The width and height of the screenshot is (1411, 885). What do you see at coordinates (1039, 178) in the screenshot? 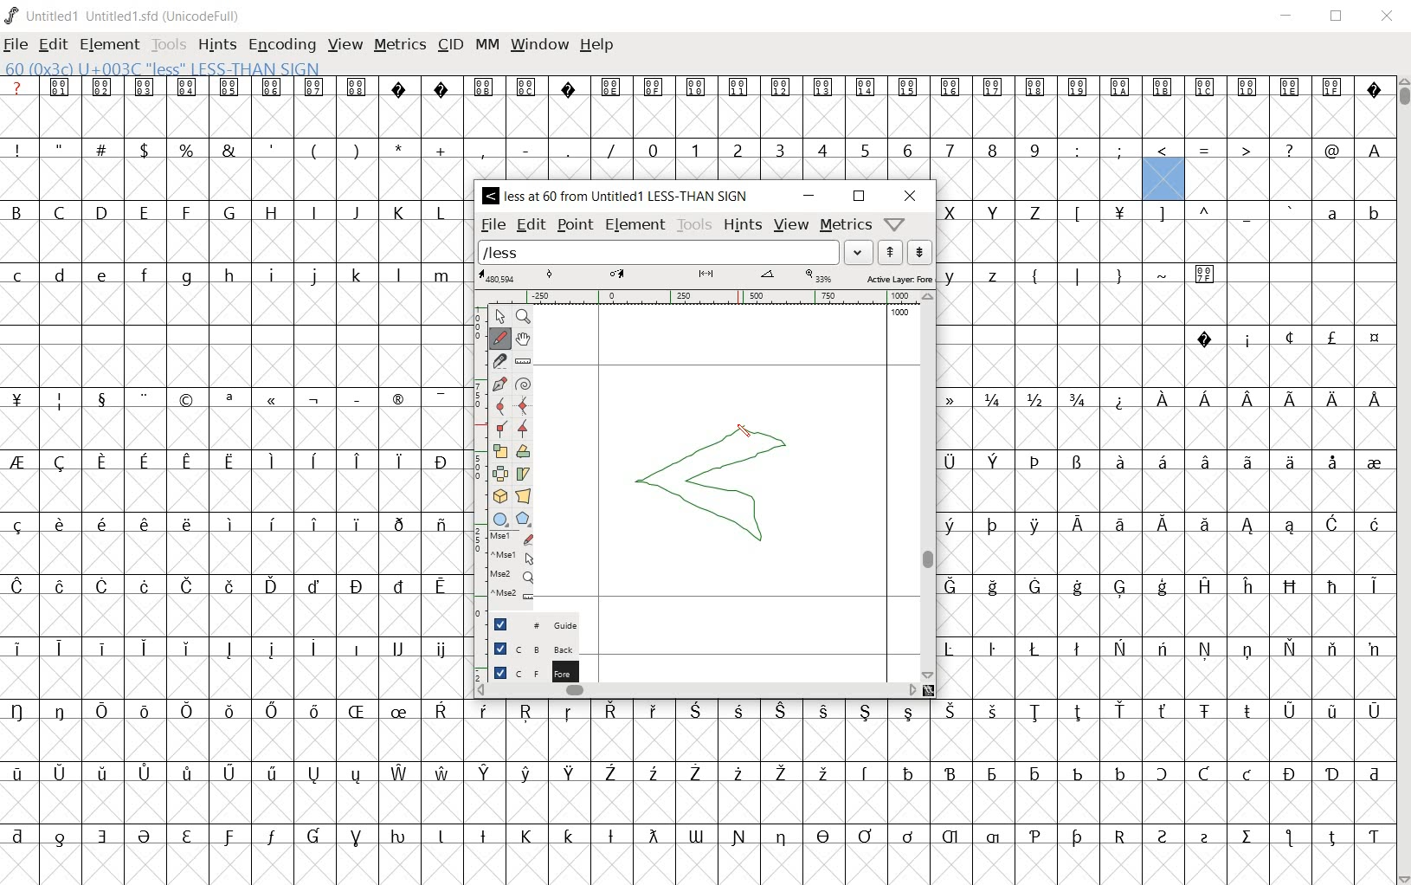
I see `empty cells` at bounding box center [1039, 178].